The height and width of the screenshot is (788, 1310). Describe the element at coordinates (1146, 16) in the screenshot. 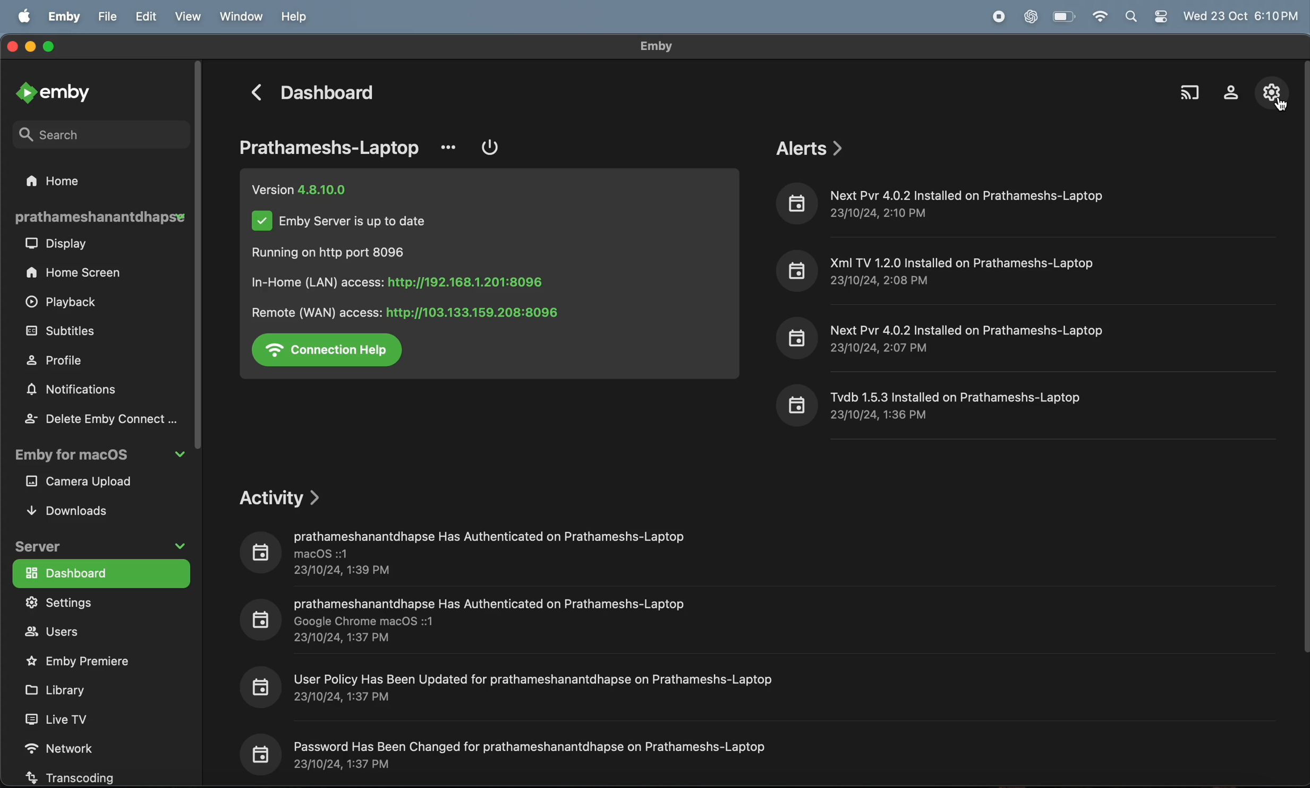

I see `apple widgets` at that location.